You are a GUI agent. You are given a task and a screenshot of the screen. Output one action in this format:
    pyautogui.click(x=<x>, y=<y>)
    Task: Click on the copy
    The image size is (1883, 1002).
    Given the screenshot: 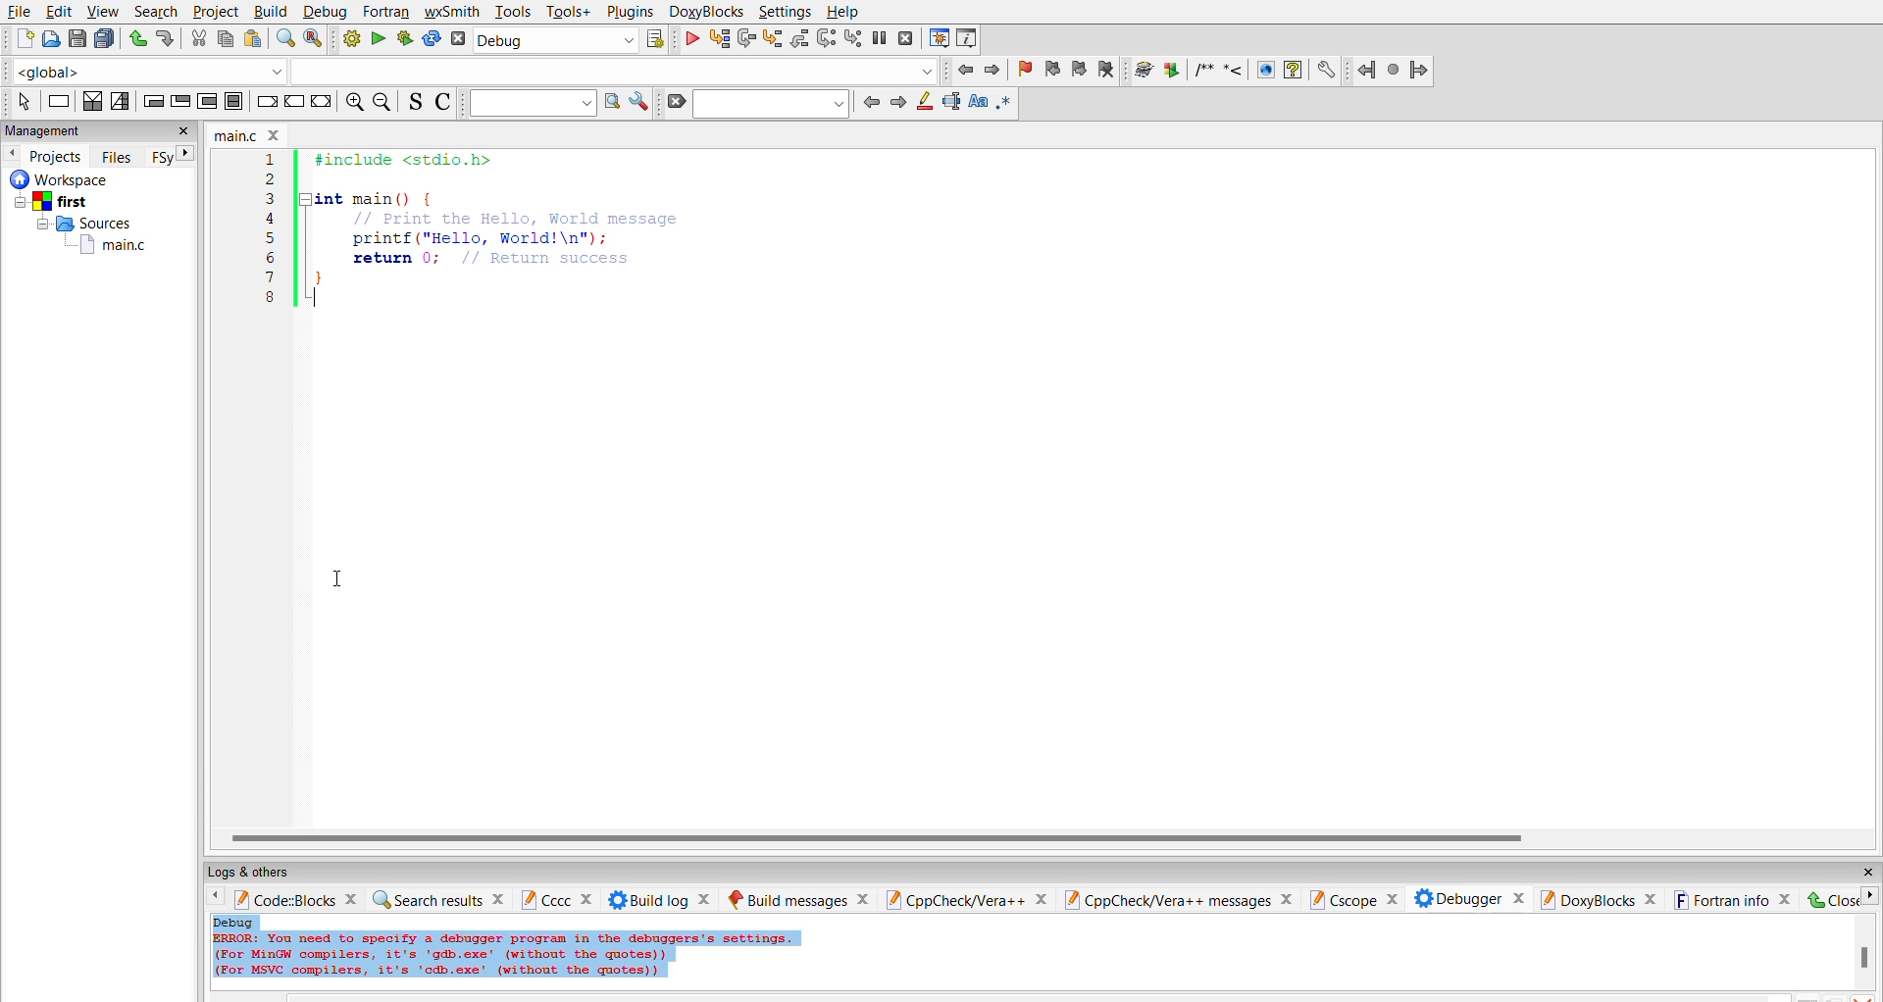 What is the action you would take?
    pyautogui.click(x=227, y=39)
    